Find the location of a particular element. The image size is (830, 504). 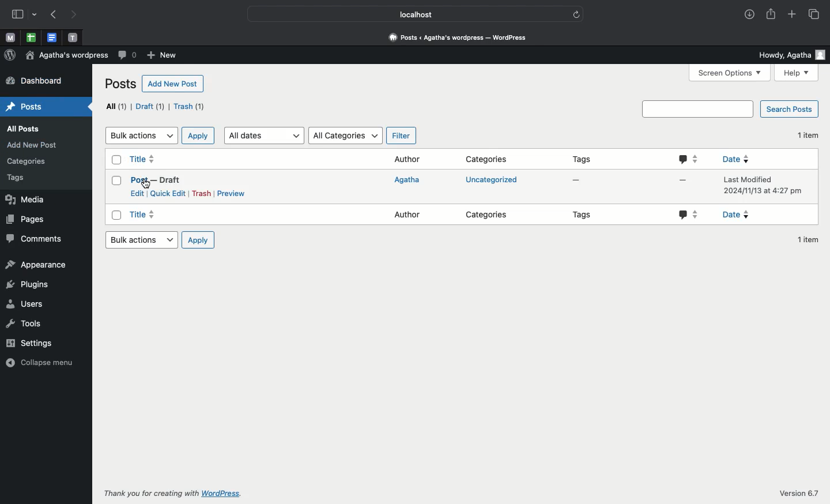

Tabs is located at coordinates (816, 14).